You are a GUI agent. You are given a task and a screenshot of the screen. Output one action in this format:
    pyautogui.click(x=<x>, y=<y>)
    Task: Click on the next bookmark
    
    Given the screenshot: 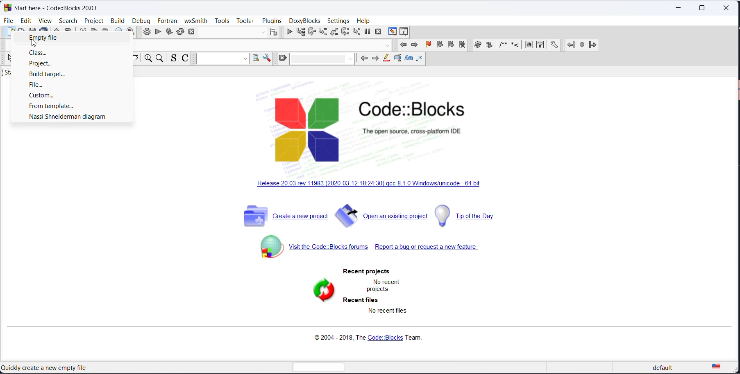 What is the action you would take?
    pyautogui.click(x=451, y=45)
    